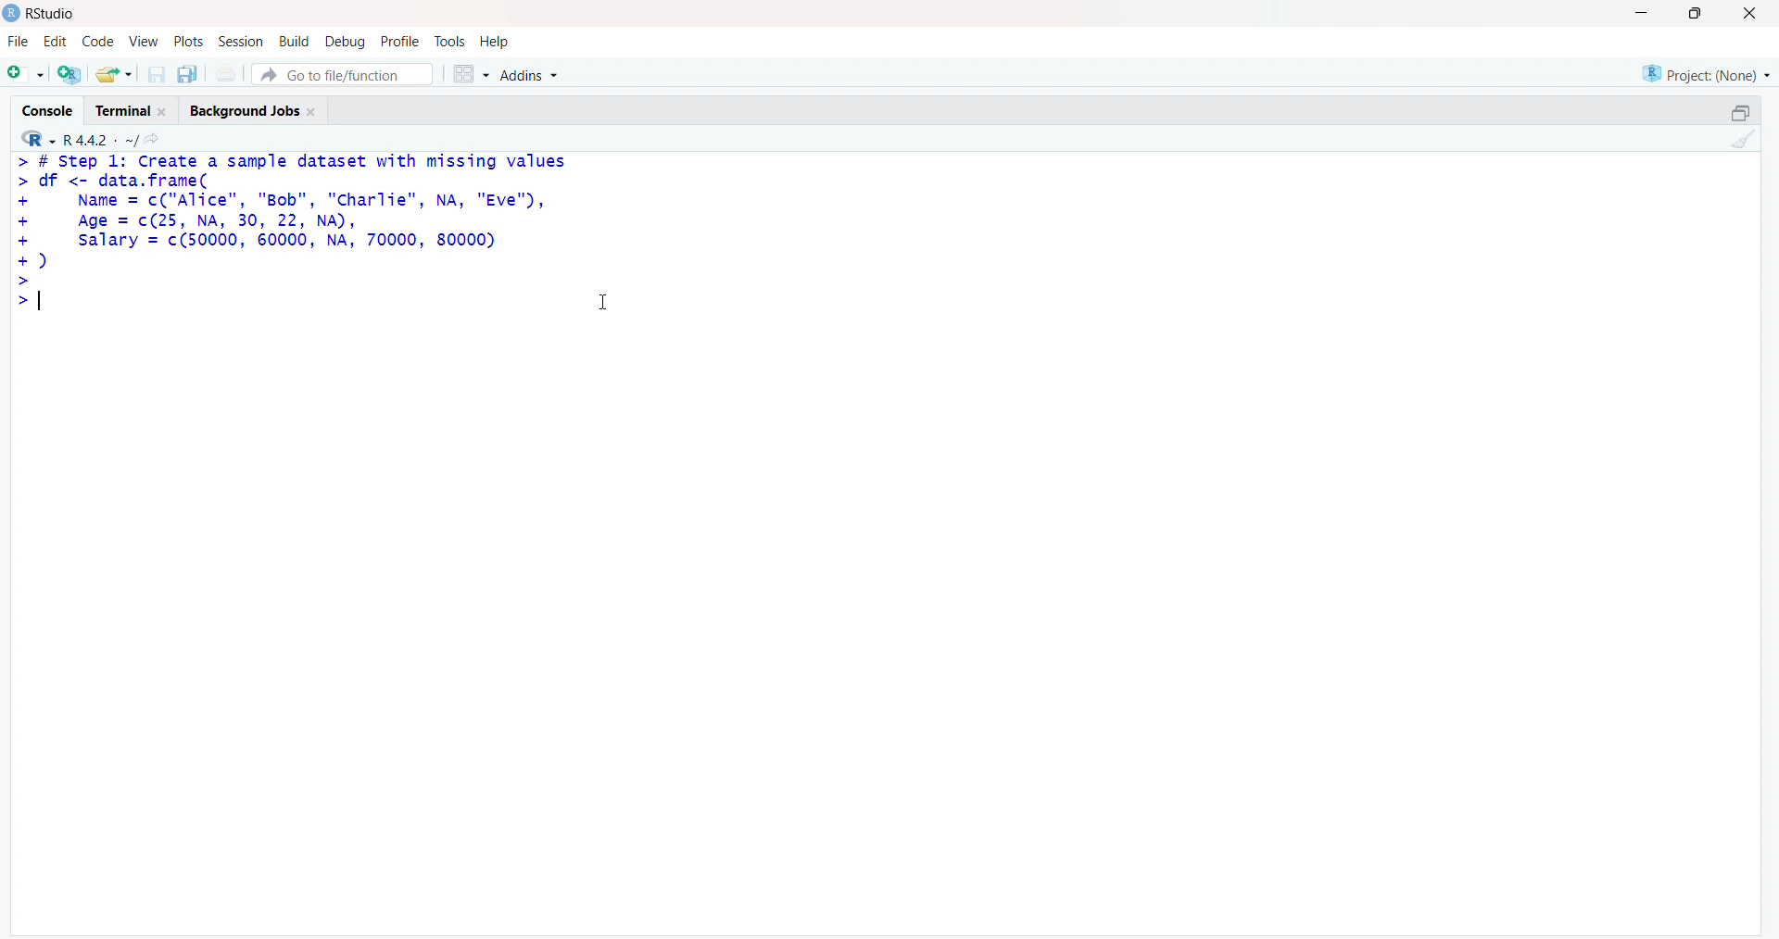  What do you see at coordinates (295, 39) in the screenshot?
I see `Build` at bounding box center [295, 39].